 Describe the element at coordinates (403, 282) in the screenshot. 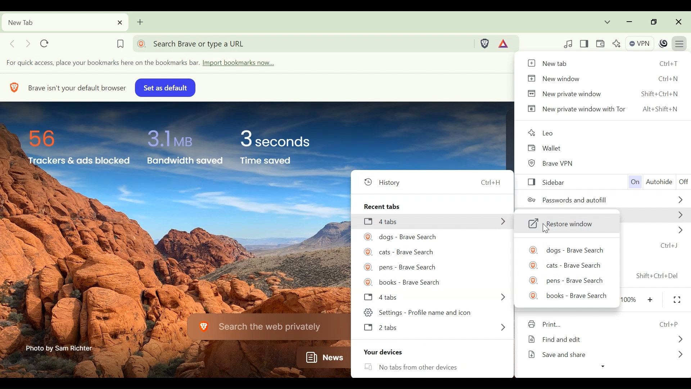

I see `(@ books - Brave Search` at that location.